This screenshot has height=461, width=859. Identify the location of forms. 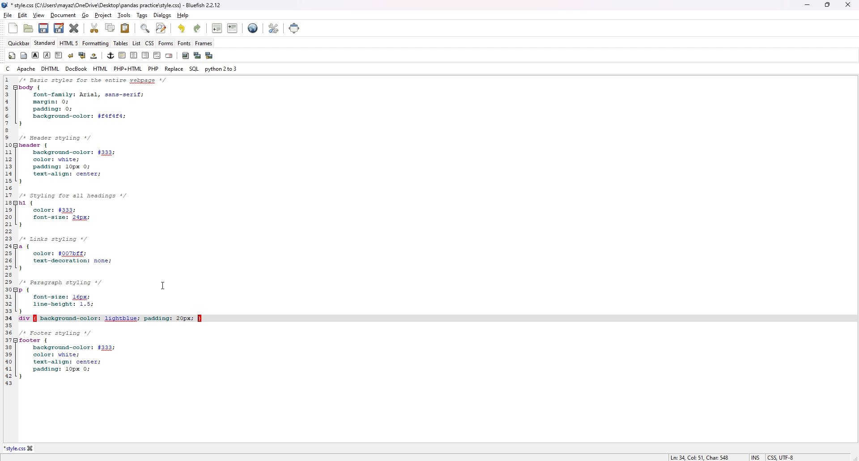
(166, 43).